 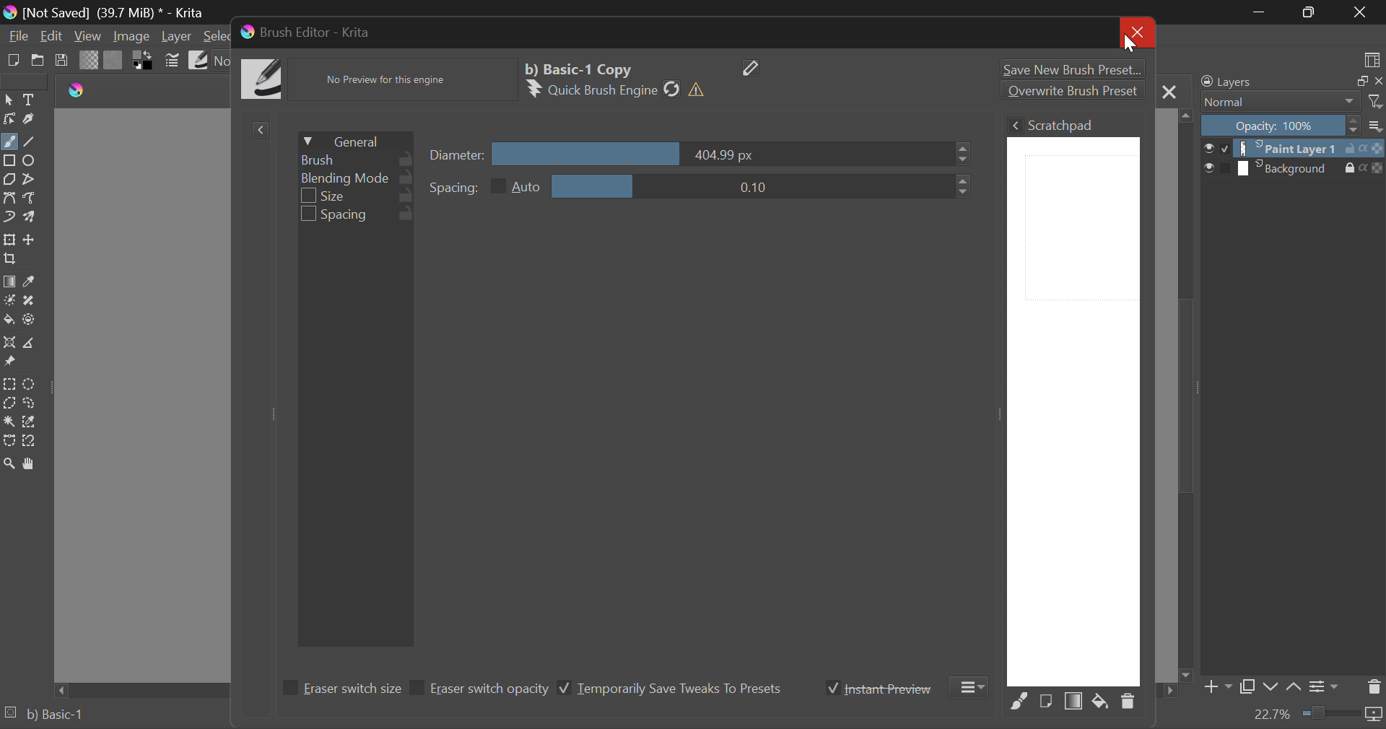 I want to click on Cursor on Brush Settings, so click(x=173, y=61).